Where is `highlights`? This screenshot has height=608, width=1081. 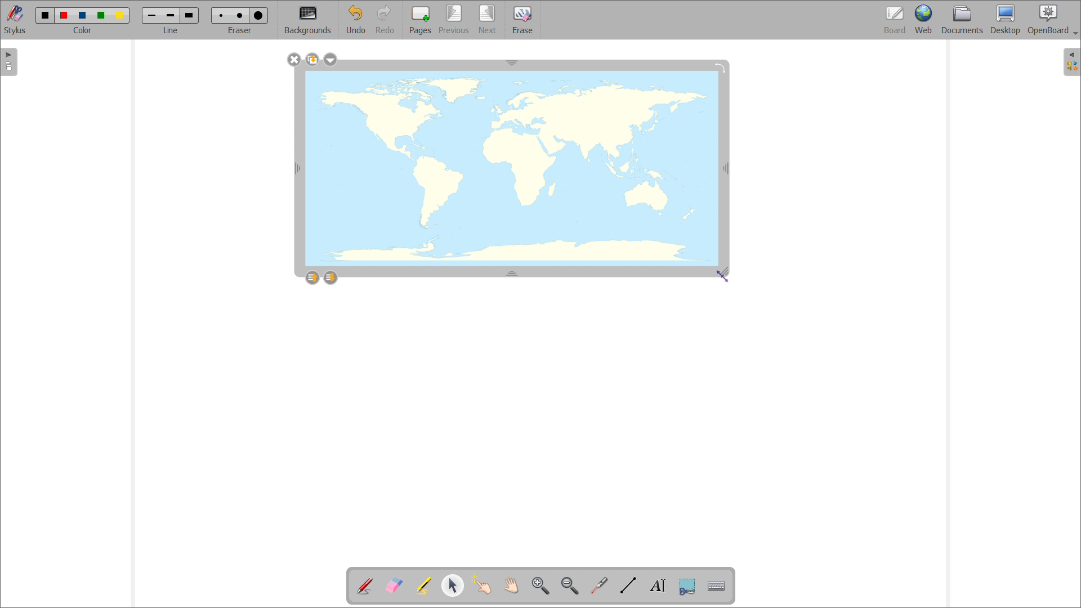 highlights is located at coordinates (423, 587).